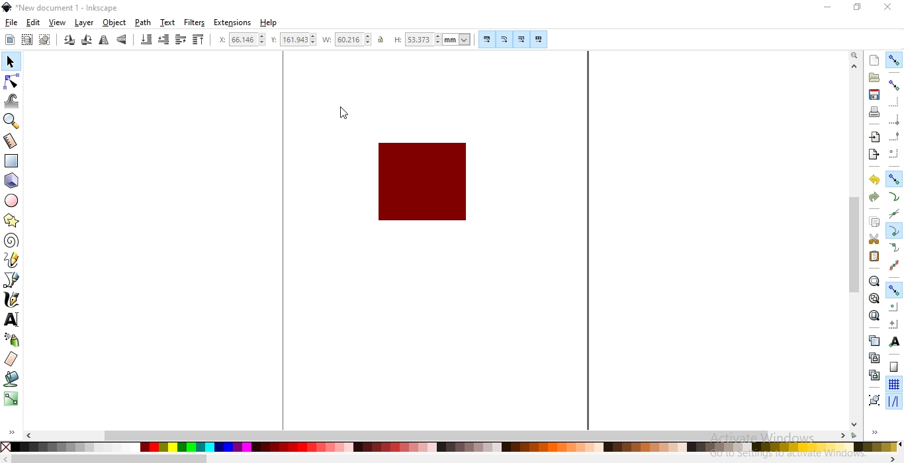  Describe the element at coordinates (893, 248) in the screenshot. I see `snap smooth nodes` at that location.